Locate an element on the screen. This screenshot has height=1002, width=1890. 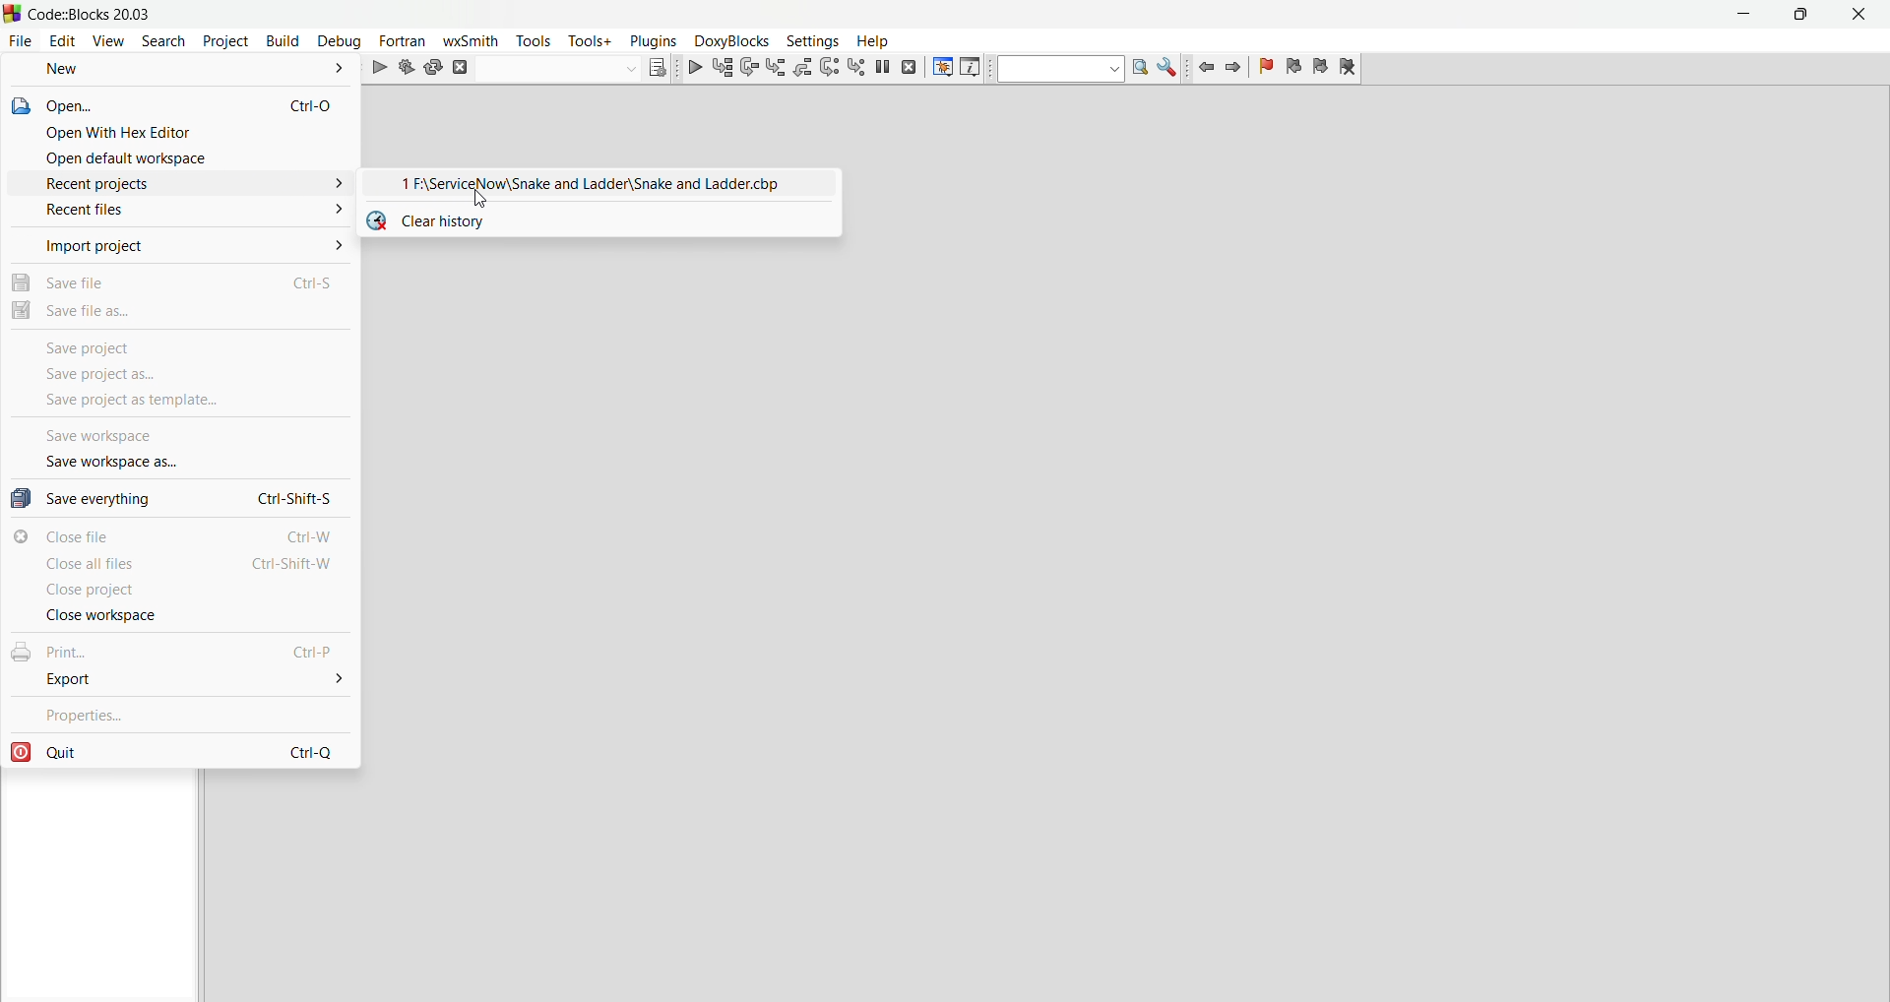
import project is located at coordinates (180, 243).